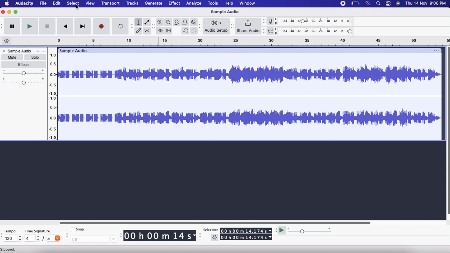 The height and width of the screenshot is (253, 450). I want to click on 1/8, so click(93, 240).